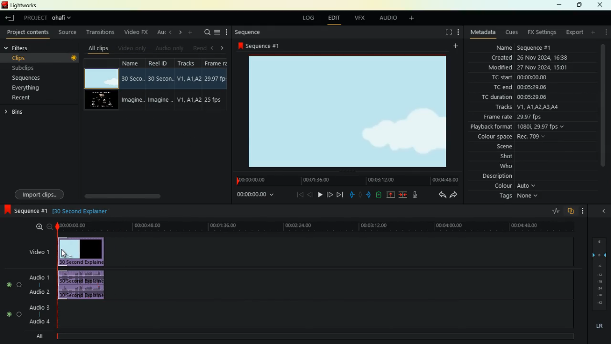  What do you see at coordinates (218, 33) in the screenshot?
I see `menu` at bounding box center [218, 33].